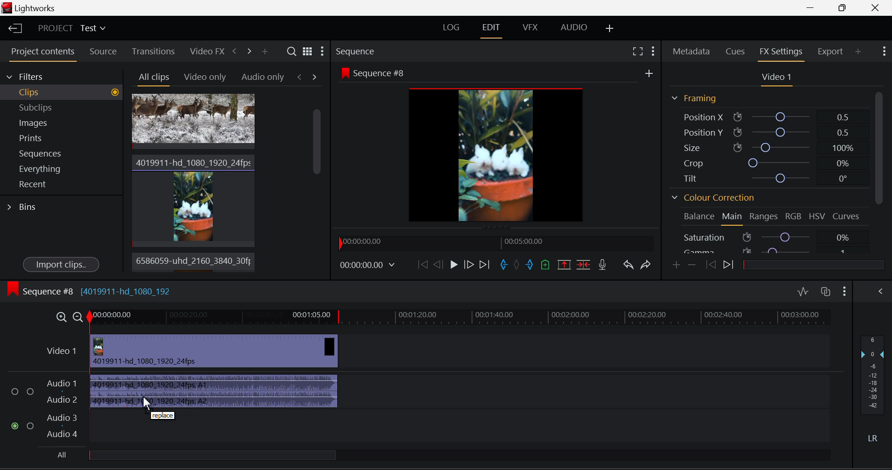  I want to click on Show Settings, so click(323, 50).